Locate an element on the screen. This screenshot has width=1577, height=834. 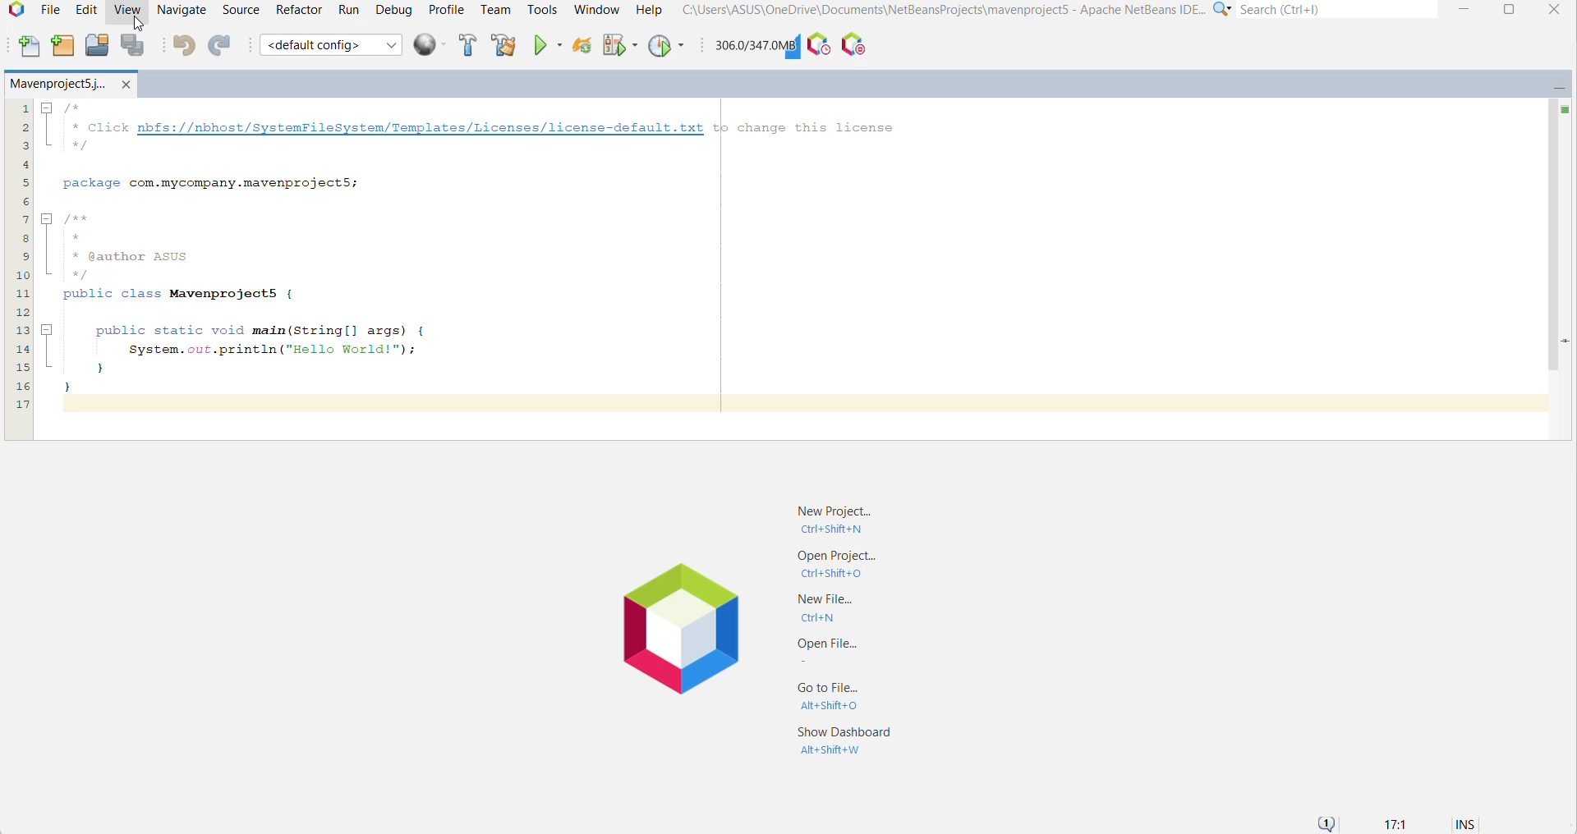
Application Logo is located at coordinates (14, 11).